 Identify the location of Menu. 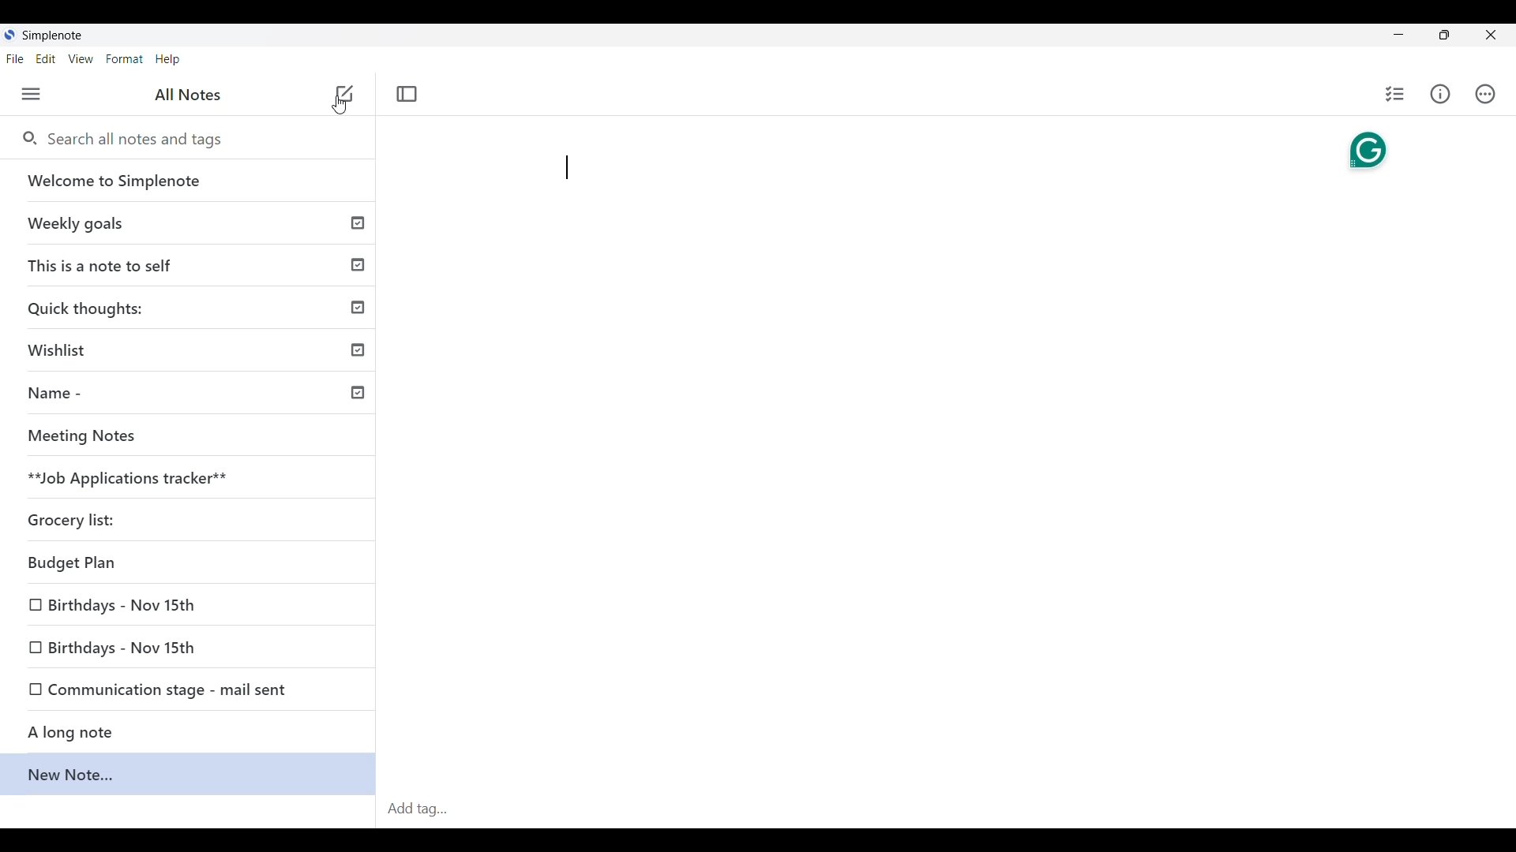
(32, 94).